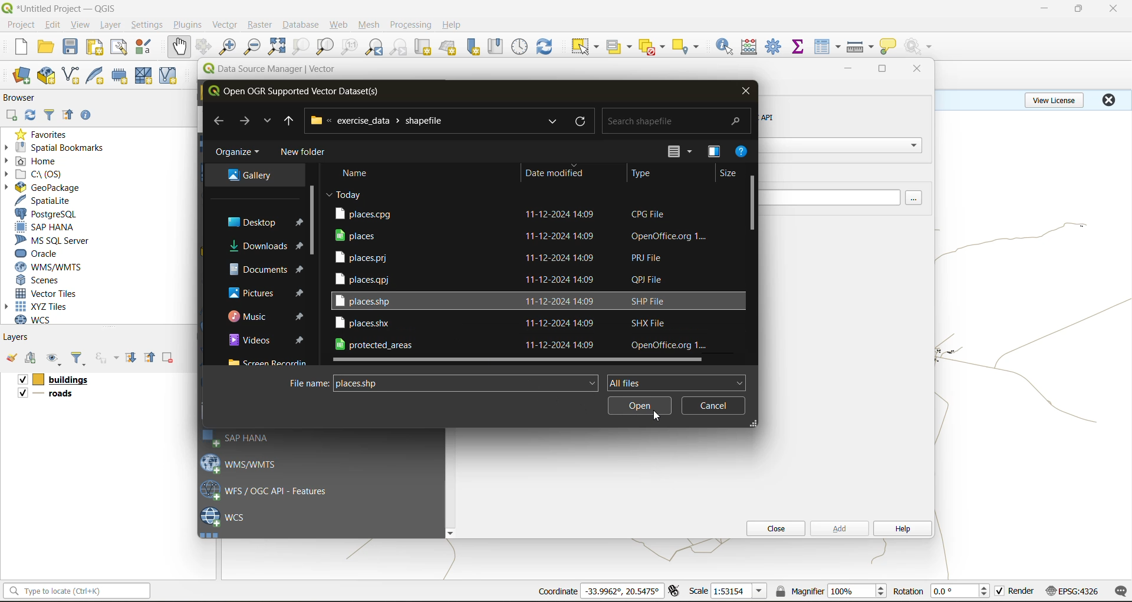 The image size is (1132, 602). I want to click on new, so click(19, 47).